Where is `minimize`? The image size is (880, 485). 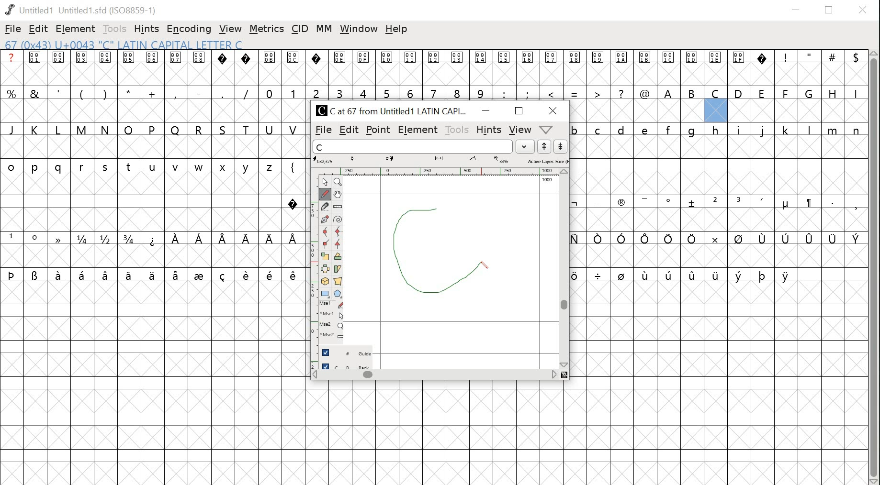
minimize is located at coordinates (486, 111).